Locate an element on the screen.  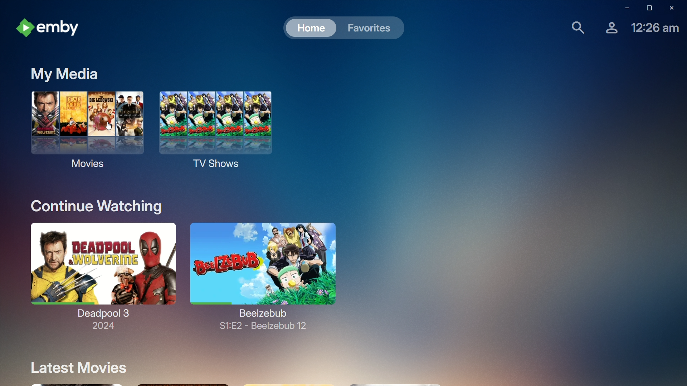
2024 is located at coordinates (101, 328).